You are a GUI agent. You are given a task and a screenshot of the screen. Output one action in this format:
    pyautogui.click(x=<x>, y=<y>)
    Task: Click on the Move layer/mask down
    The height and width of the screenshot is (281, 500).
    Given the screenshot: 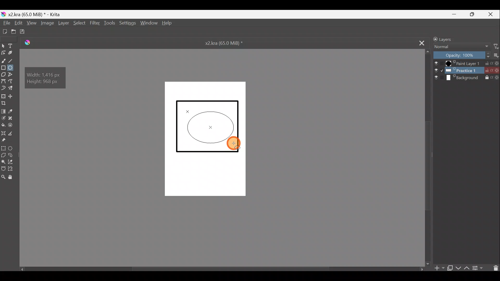 What is the action you would take?
    pyautogui.click(x=458, y=266)
    